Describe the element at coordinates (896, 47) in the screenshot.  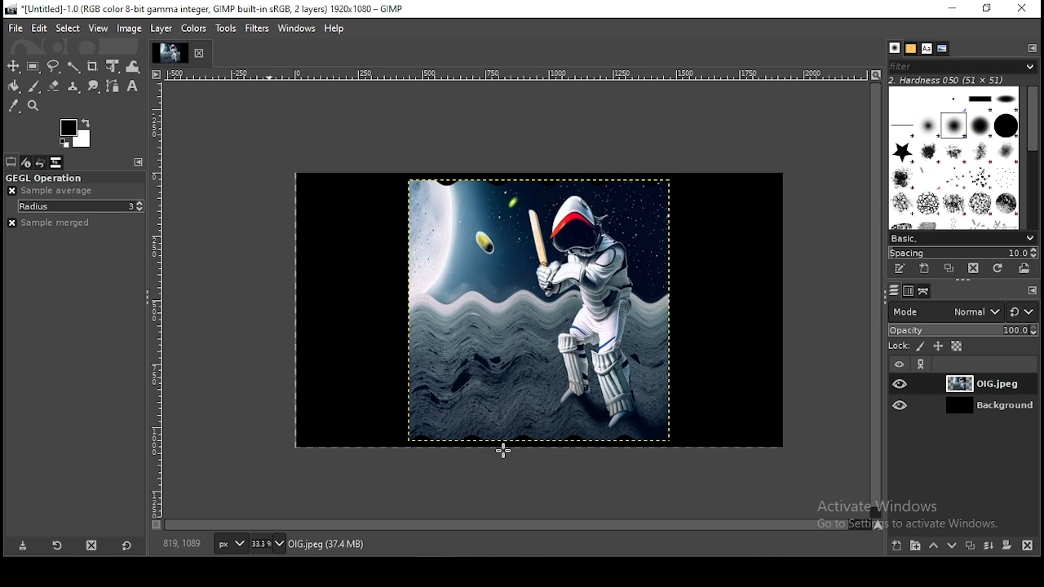
I see `brushes` at that location.